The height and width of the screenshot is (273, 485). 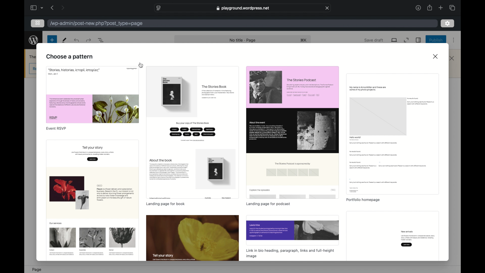 What do you see at coordinates (363, 200) in the screenshot?
I see `portfolio homepage` at bounding box center [363, 200].